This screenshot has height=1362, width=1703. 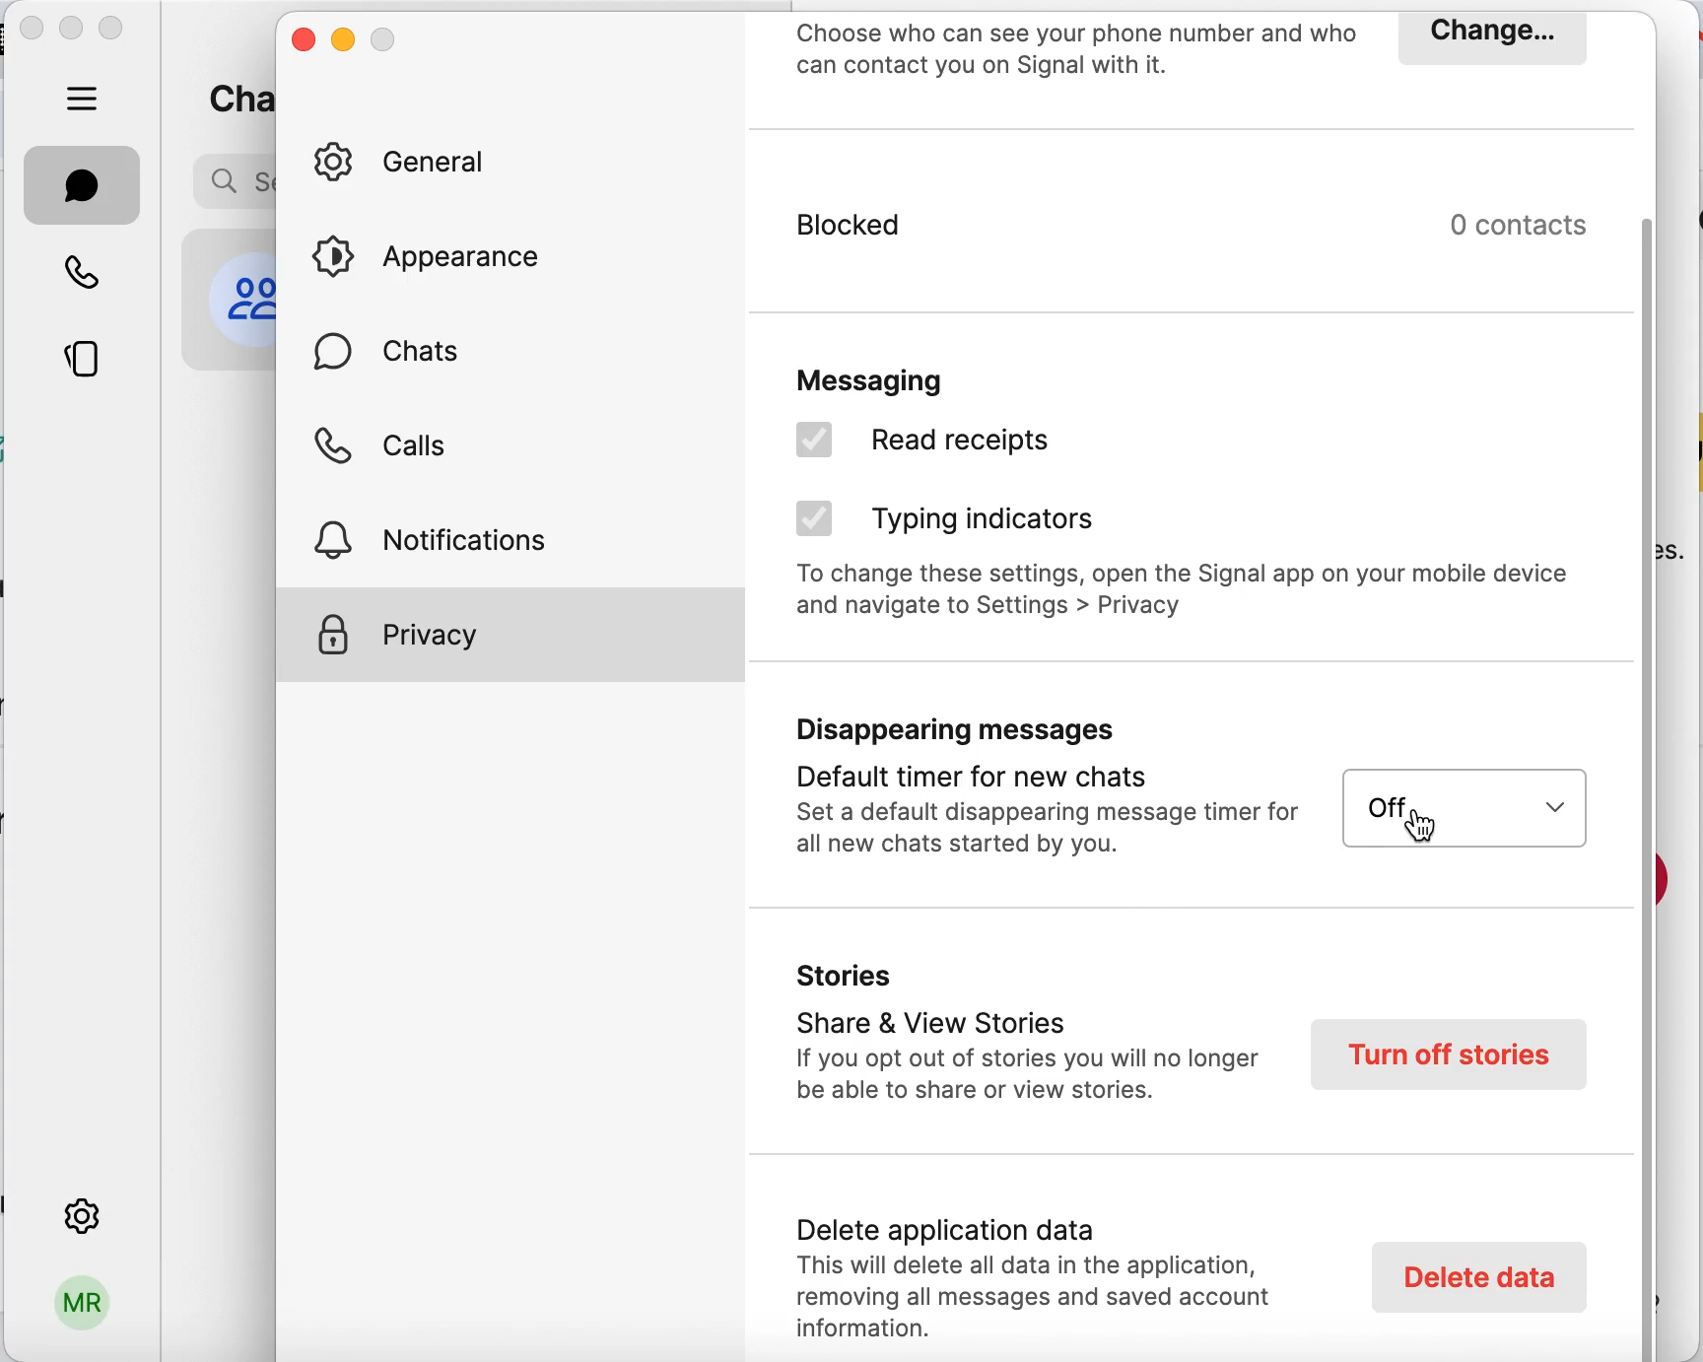 I want to click on 0 contacts, so click(x=1532, y=225).